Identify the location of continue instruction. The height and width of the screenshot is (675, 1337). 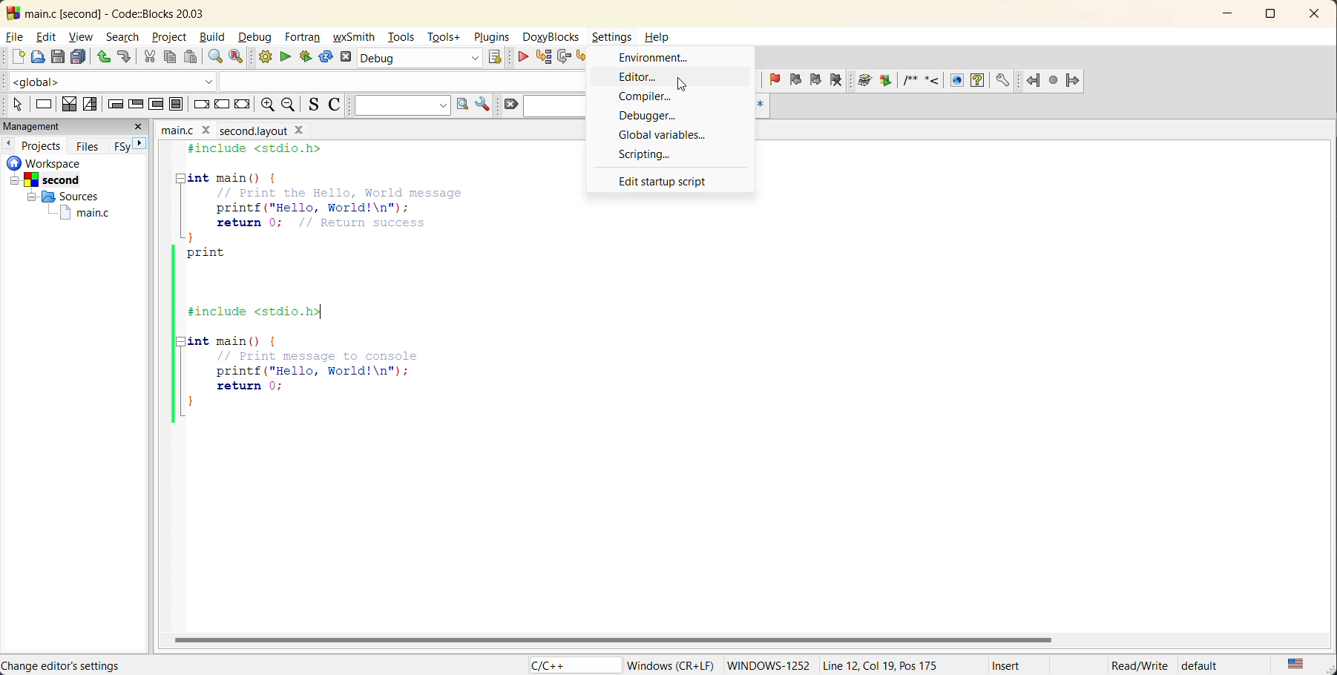
(224, 105).